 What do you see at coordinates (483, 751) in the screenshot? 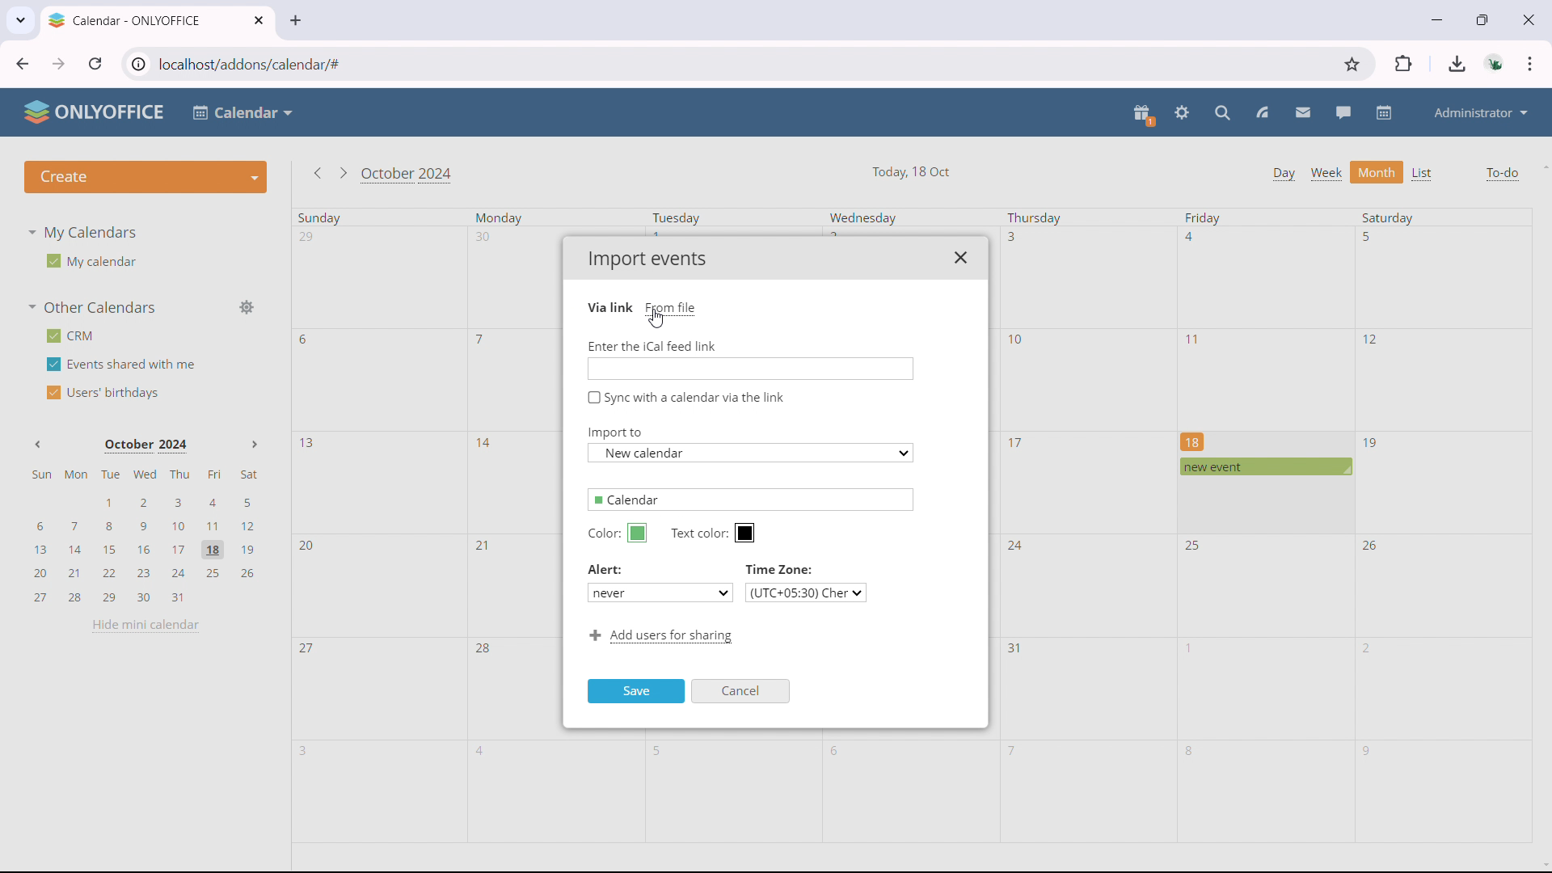
I see `4` at bounding box center [483, 751].